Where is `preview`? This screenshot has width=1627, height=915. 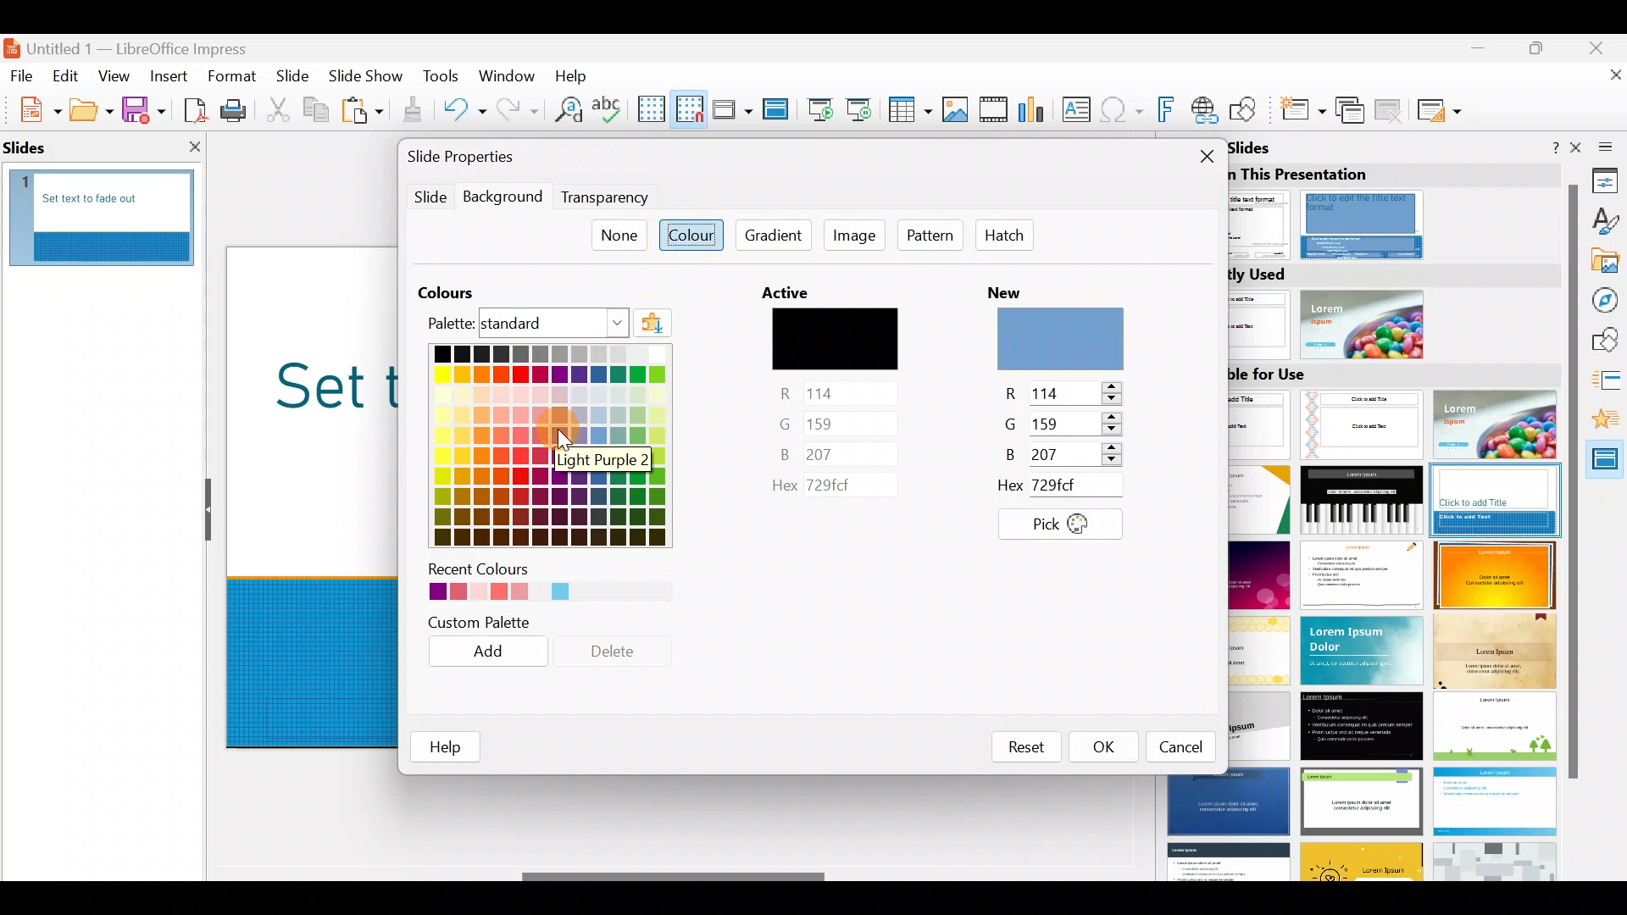 preview is located at coordinates (837, 339).